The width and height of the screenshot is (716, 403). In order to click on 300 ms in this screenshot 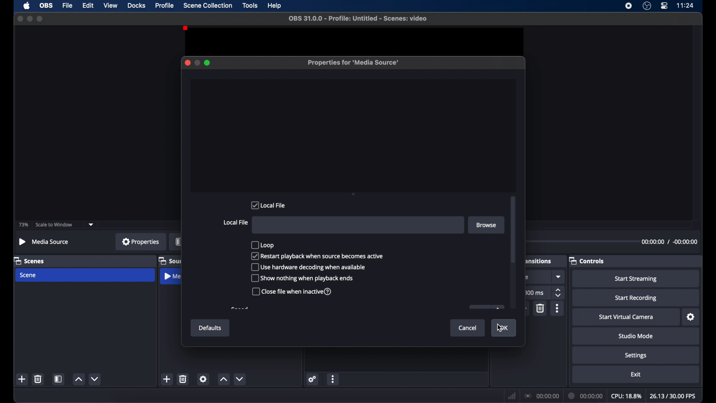, I will do `click(534, 293)`.